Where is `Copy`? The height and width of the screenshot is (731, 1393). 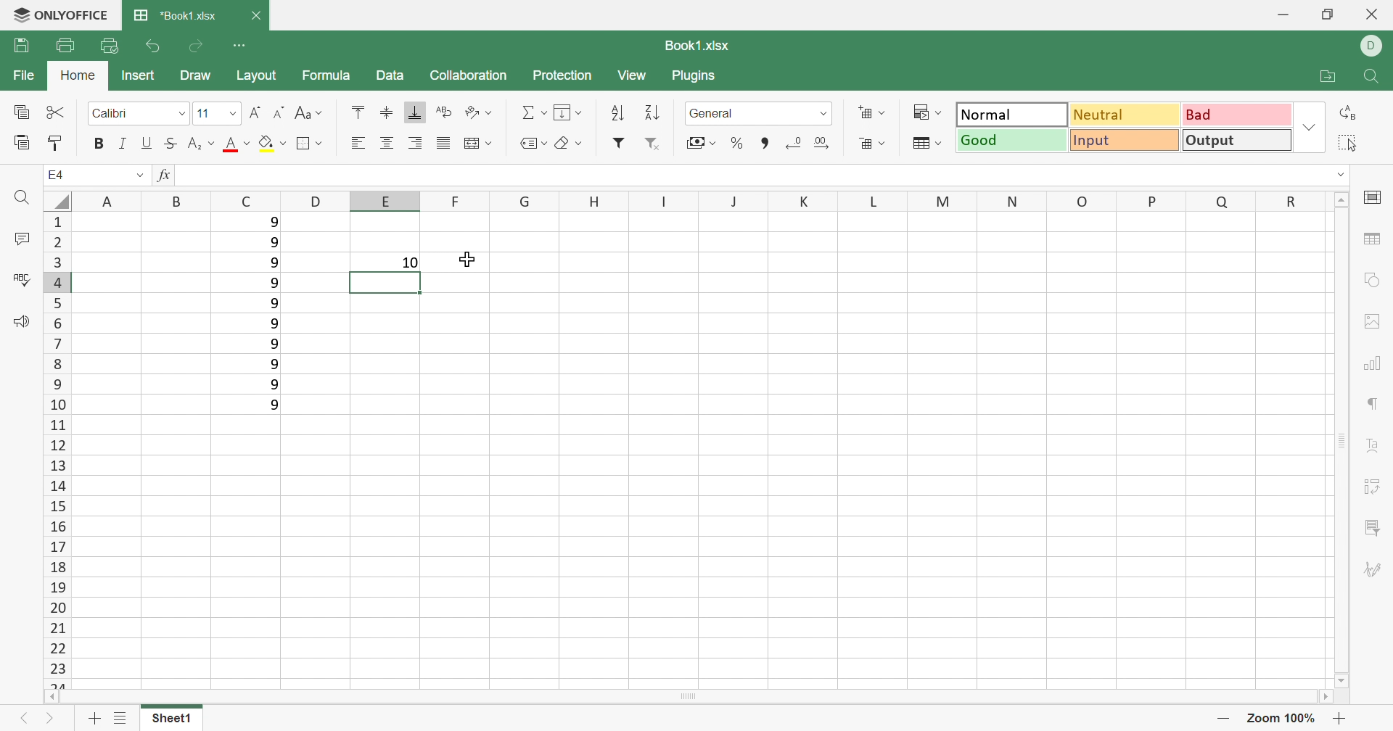
Copy is located at coordinates (23, 113).